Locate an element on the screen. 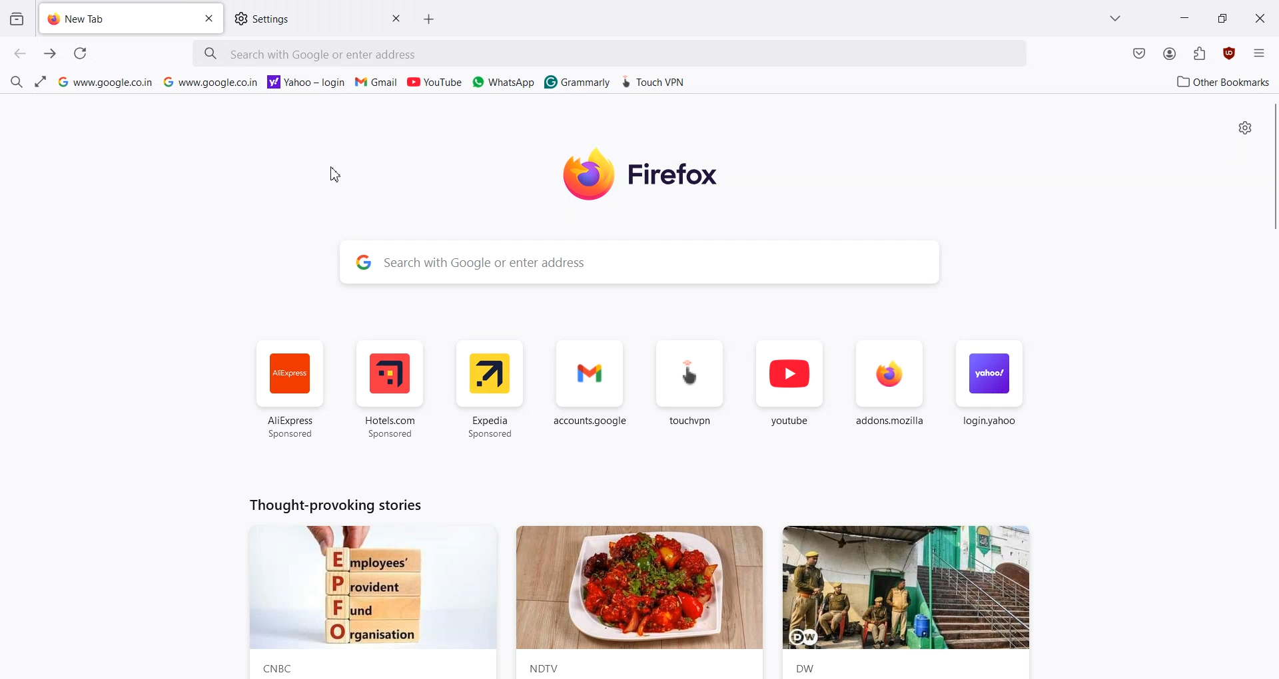 The width and height of the screenshot is (1279, 679). News is located at coordinates (639, 602).